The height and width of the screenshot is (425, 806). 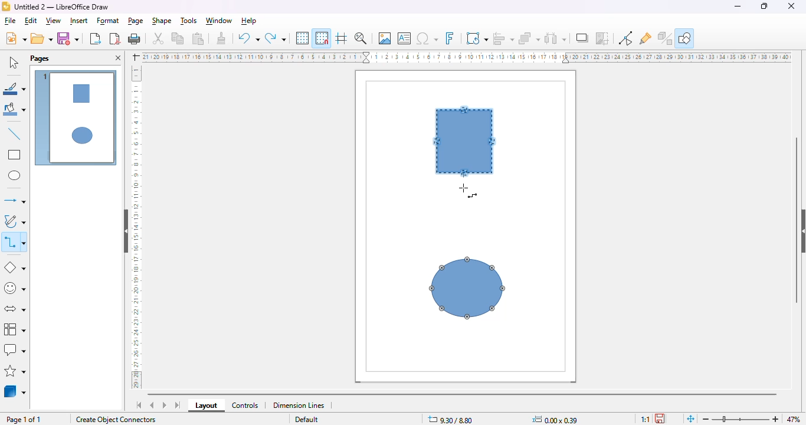 I want to click on edit, so click(x=31, y=21).